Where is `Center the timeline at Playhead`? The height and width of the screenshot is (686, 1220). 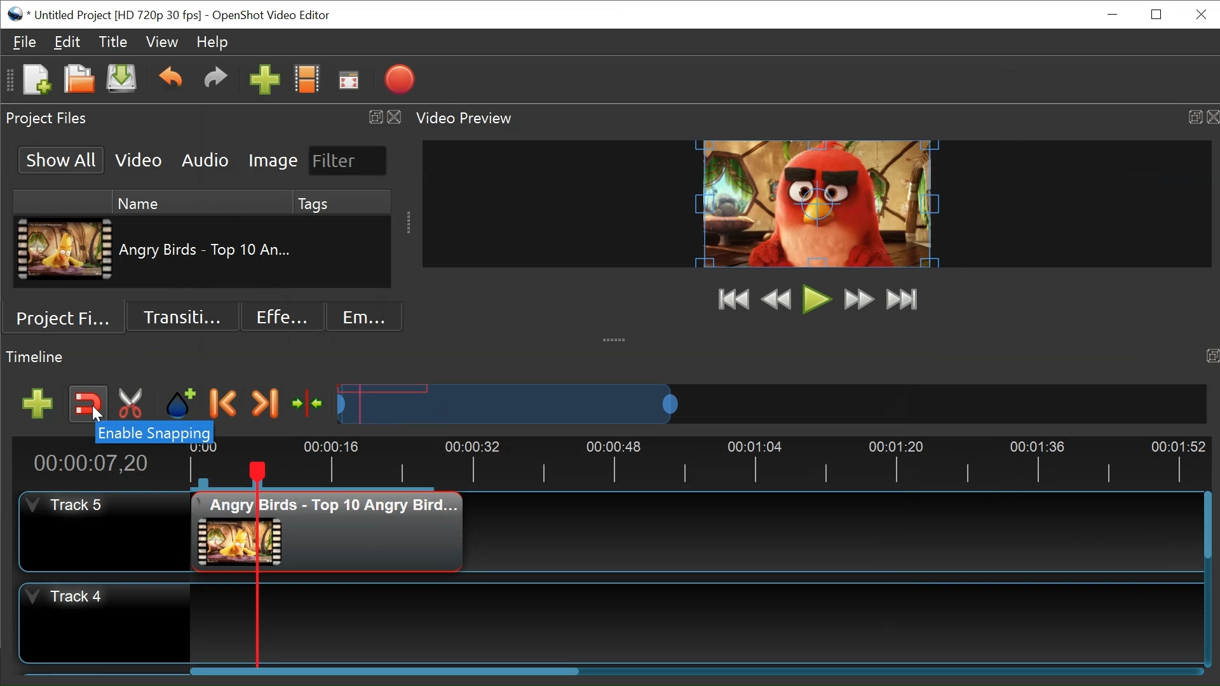 Center the timeline at Playhead is located at coordinates (309, 403).